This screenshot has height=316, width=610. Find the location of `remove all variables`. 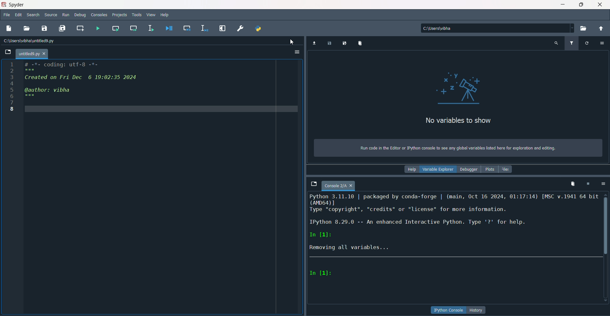

remove all variables is located at coordinates (361, 43).